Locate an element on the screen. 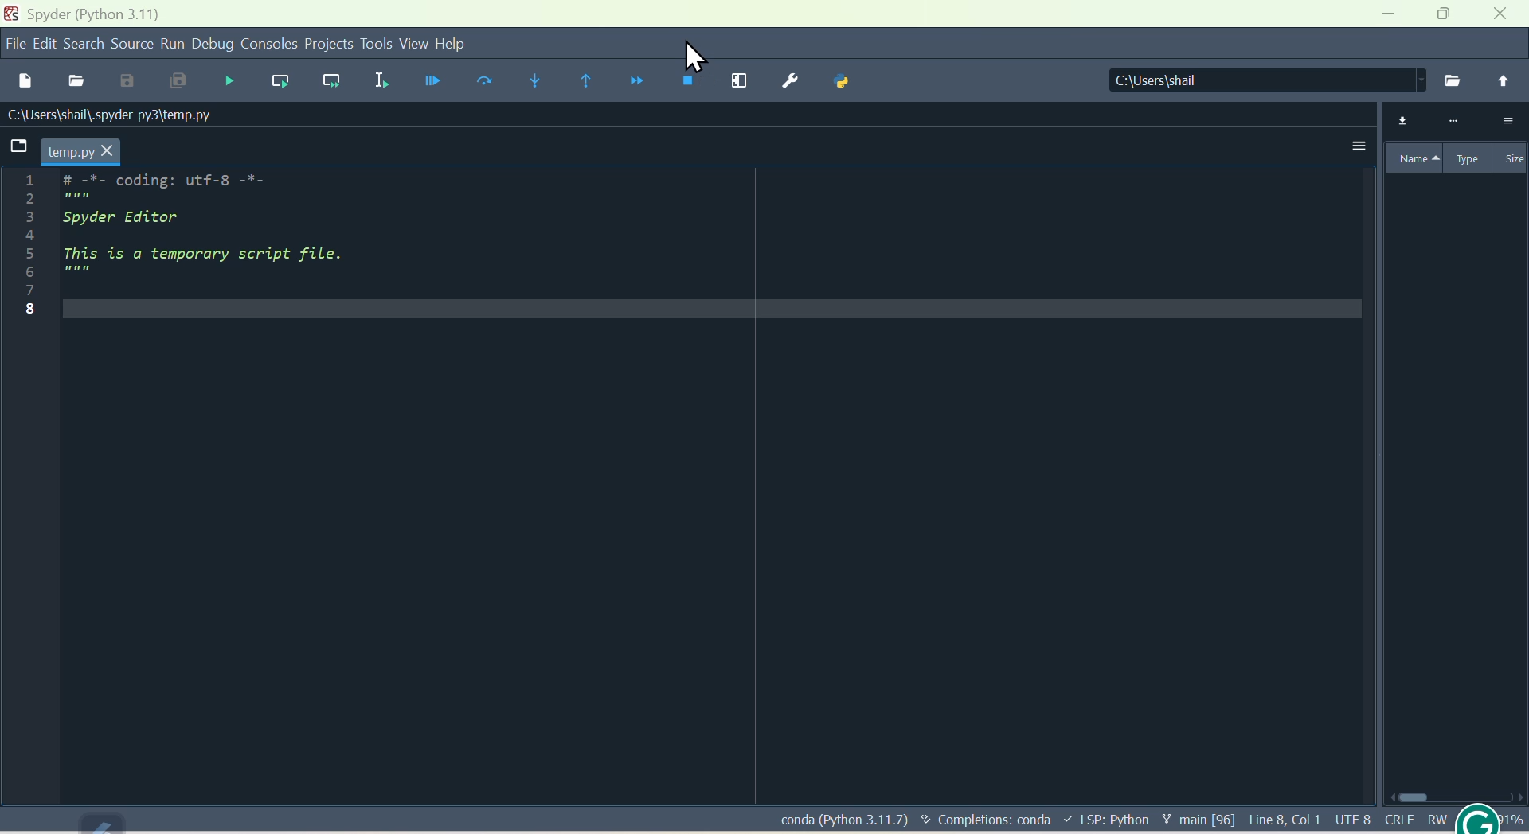 The height and width of the screenshot is (834, 1529). Stop debugging is located at coordinates (682, 81).